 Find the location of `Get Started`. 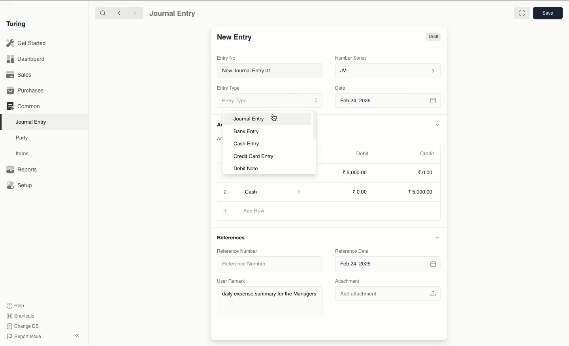

Get Started is located at coordinates (27, 43).